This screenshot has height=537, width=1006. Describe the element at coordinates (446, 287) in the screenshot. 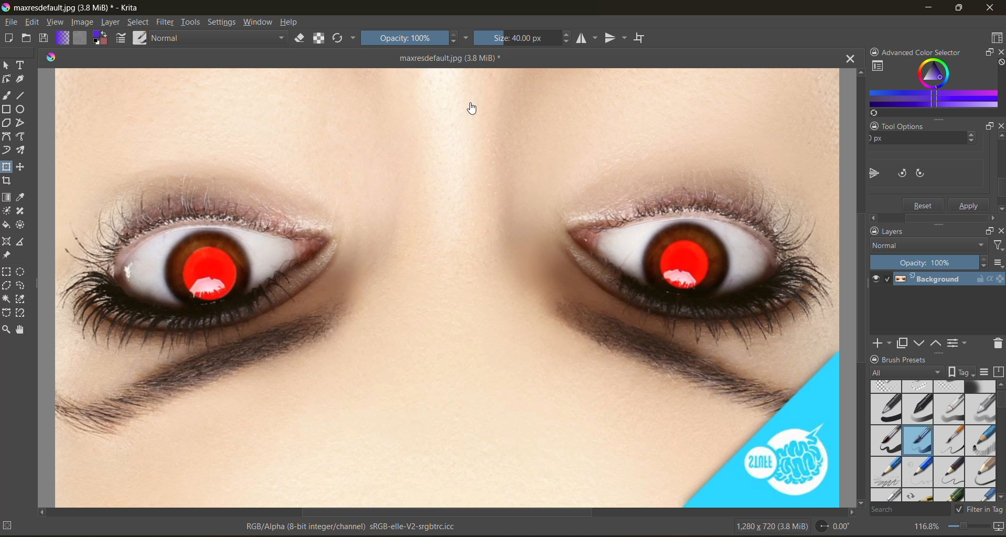

I see `vertically flipped canvas` at that location.